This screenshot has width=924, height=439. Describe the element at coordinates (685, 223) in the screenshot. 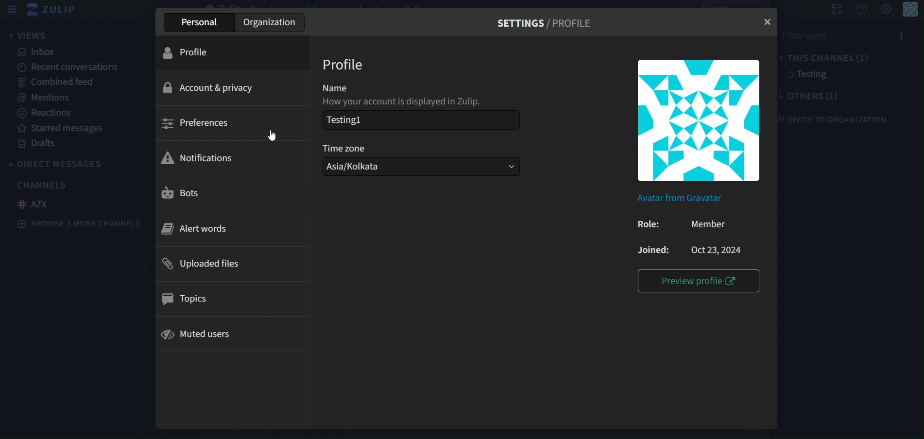

I see `Role: member` at that location.